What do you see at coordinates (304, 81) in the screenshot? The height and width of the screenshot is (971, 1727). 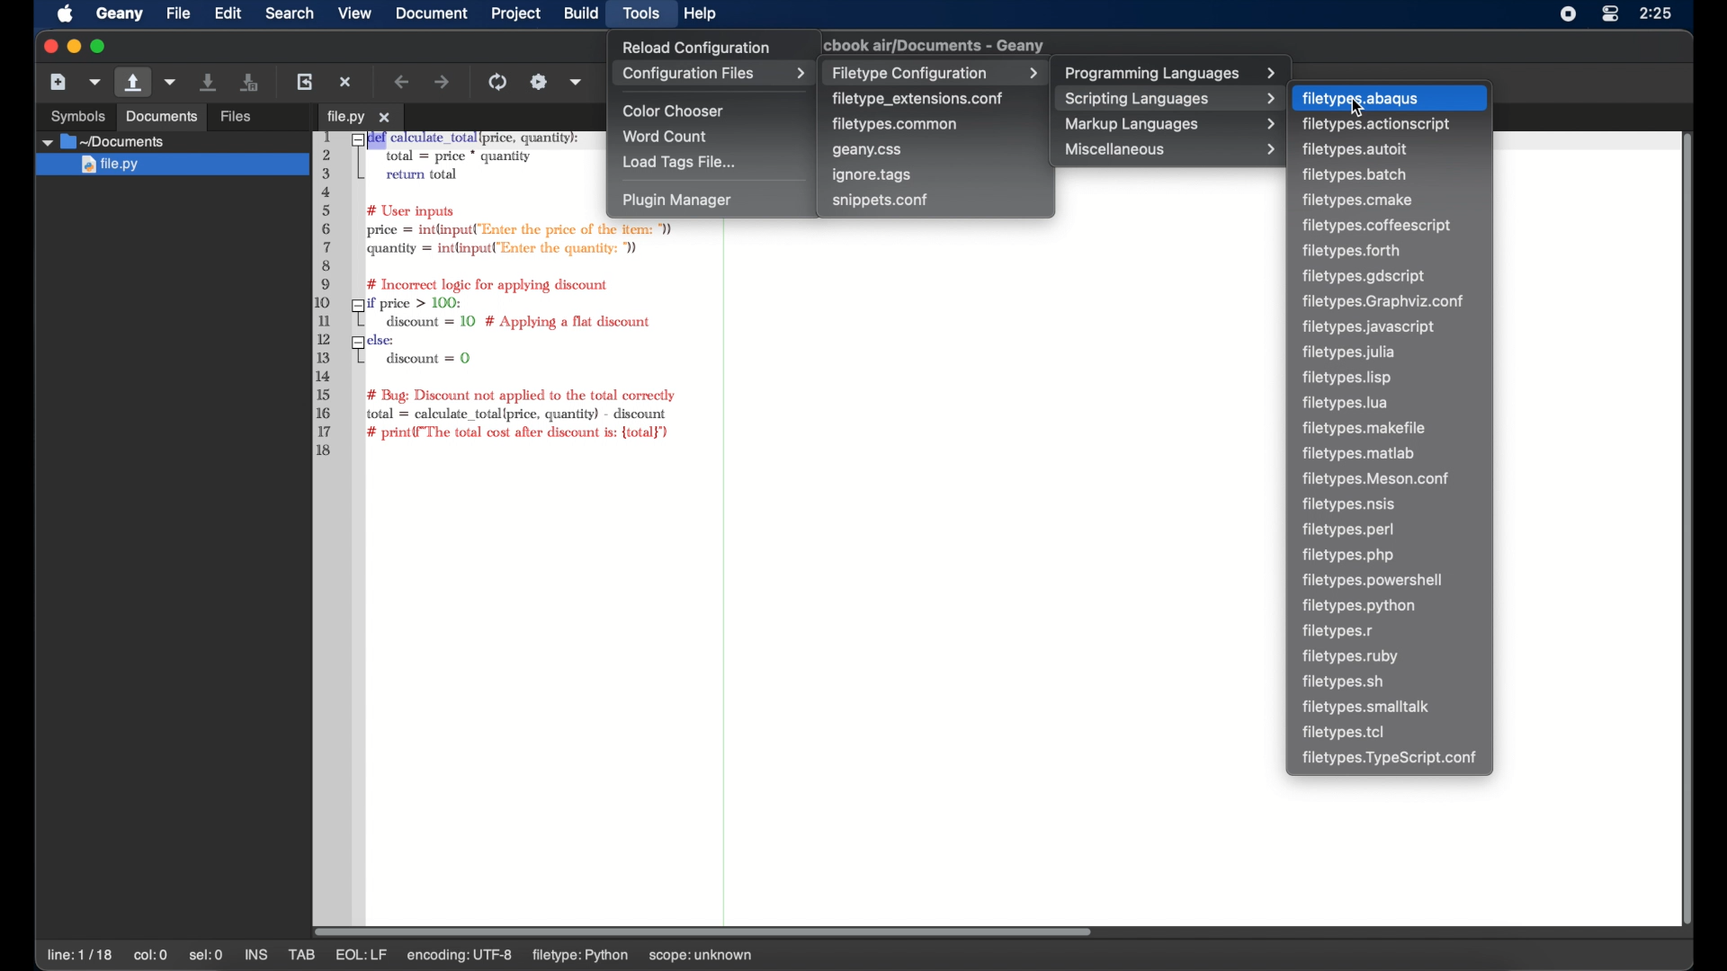 I see `reload current file from disk` at bounding box center [304, 81].